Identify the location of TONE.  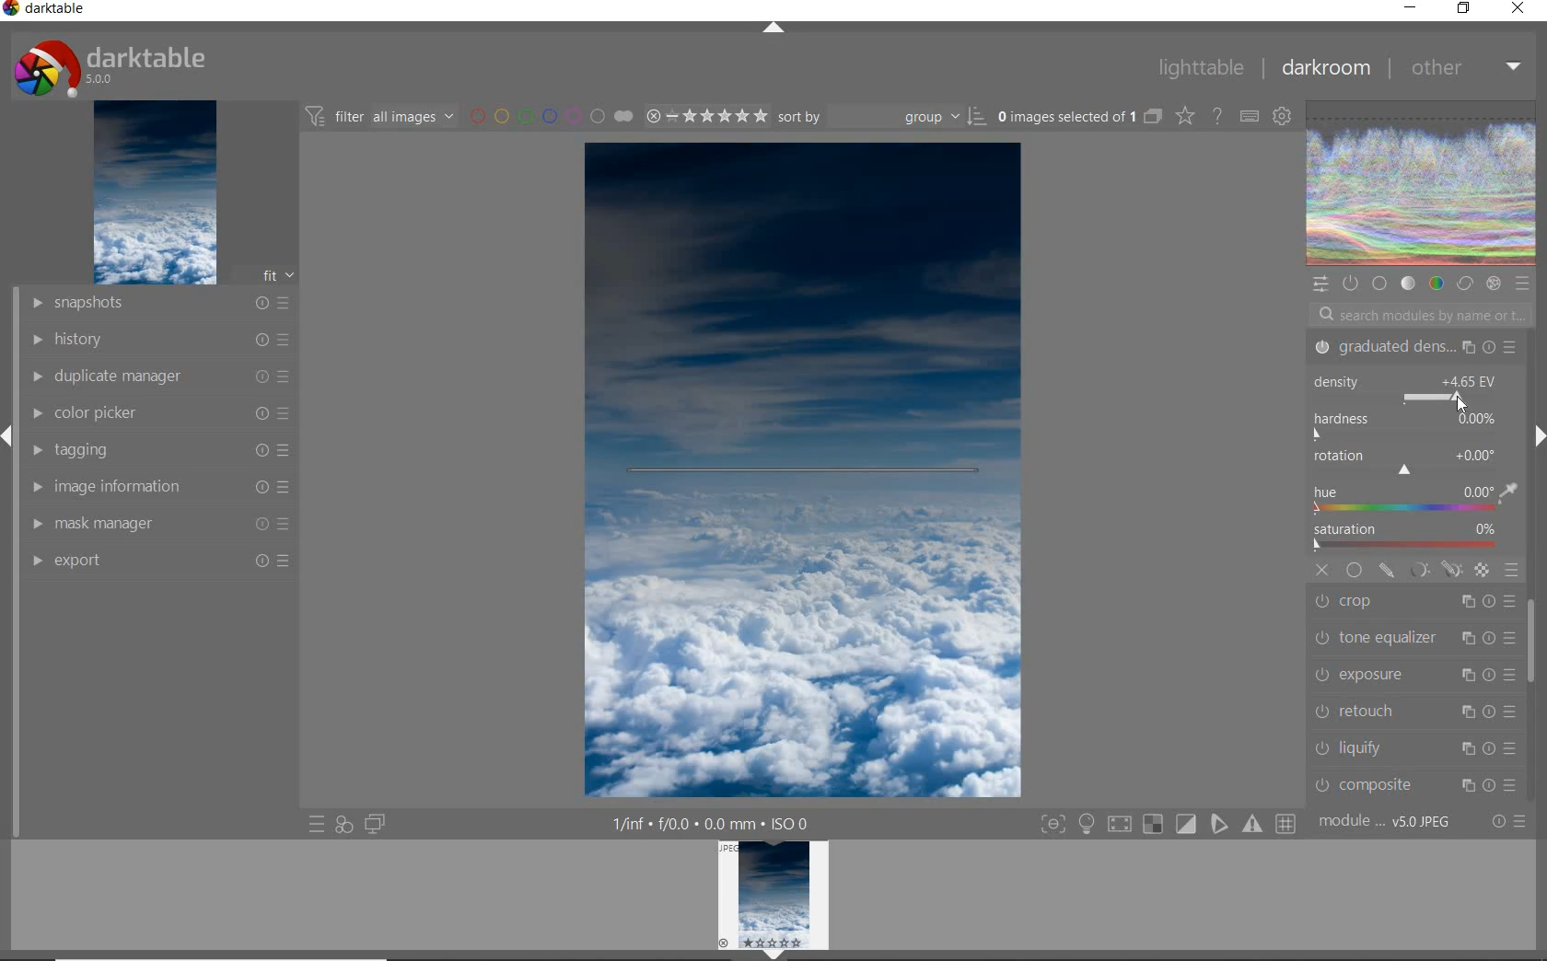
(1408, 285).